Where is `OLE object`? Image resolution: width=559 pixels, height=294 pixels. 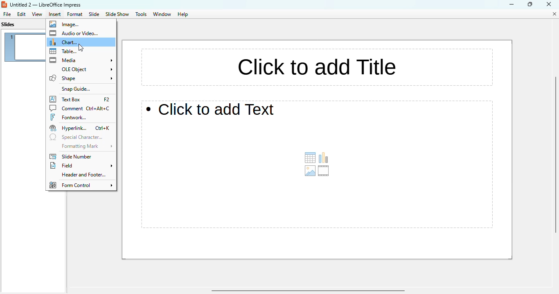 OLE object is located at coordinates (87, 69).